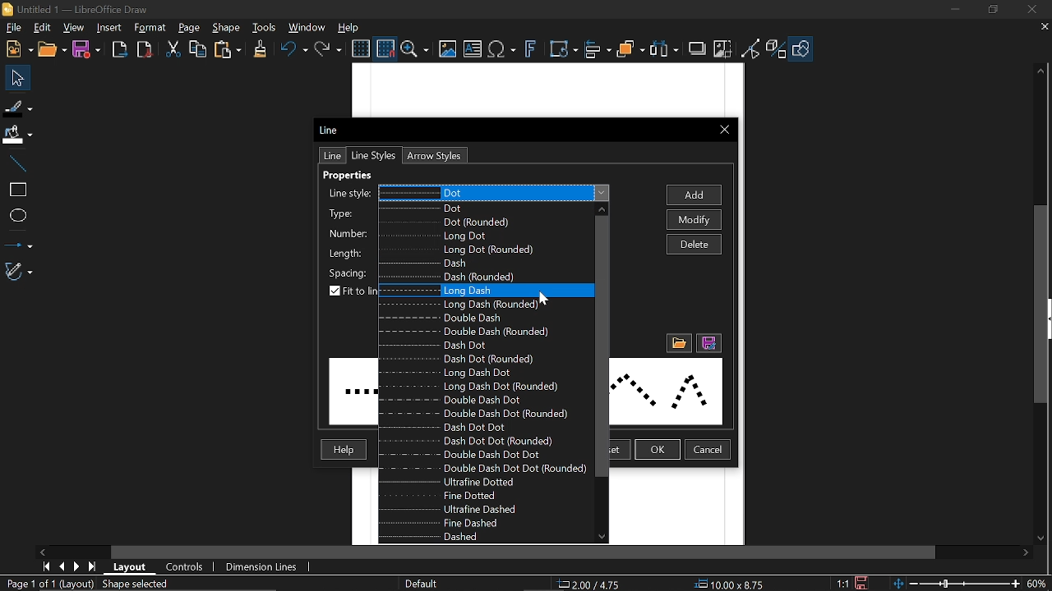 The image size is (1052, 591). Describe the element at coordinates (342, 450) in the screenshot. I see `Help` at that location.